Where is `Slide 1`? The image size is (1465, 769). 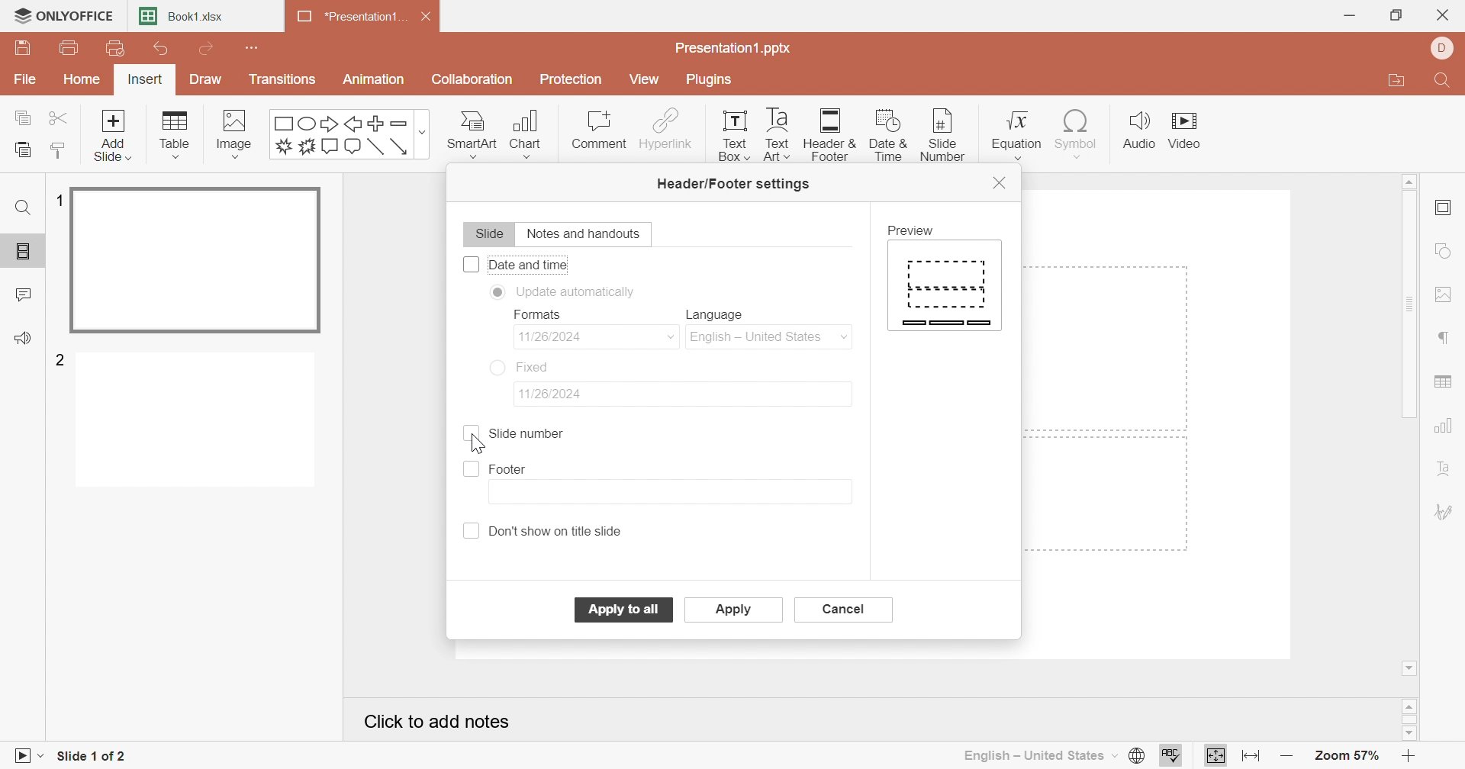
Slide 1 is located at coordinates (198, 262).